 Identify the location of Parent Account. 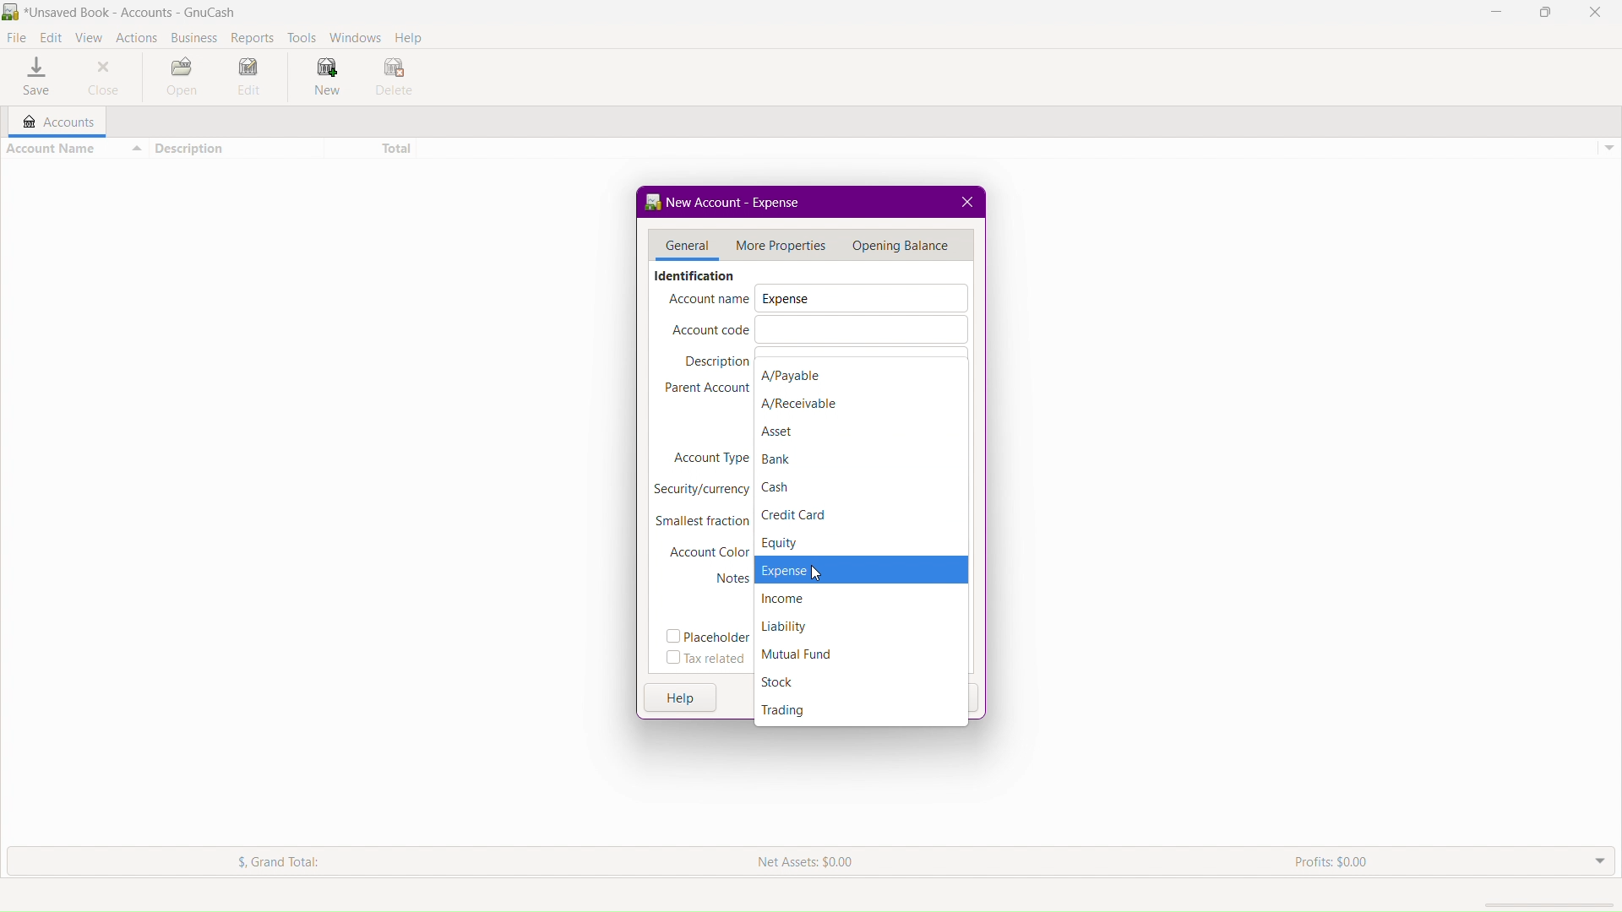
(707, 392).